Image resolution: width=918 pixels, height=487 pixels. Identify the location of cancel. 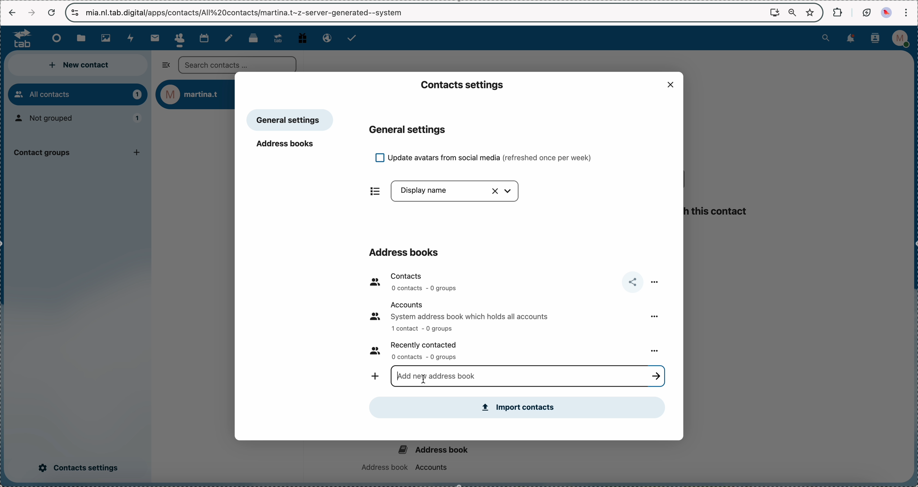
(52, 12).